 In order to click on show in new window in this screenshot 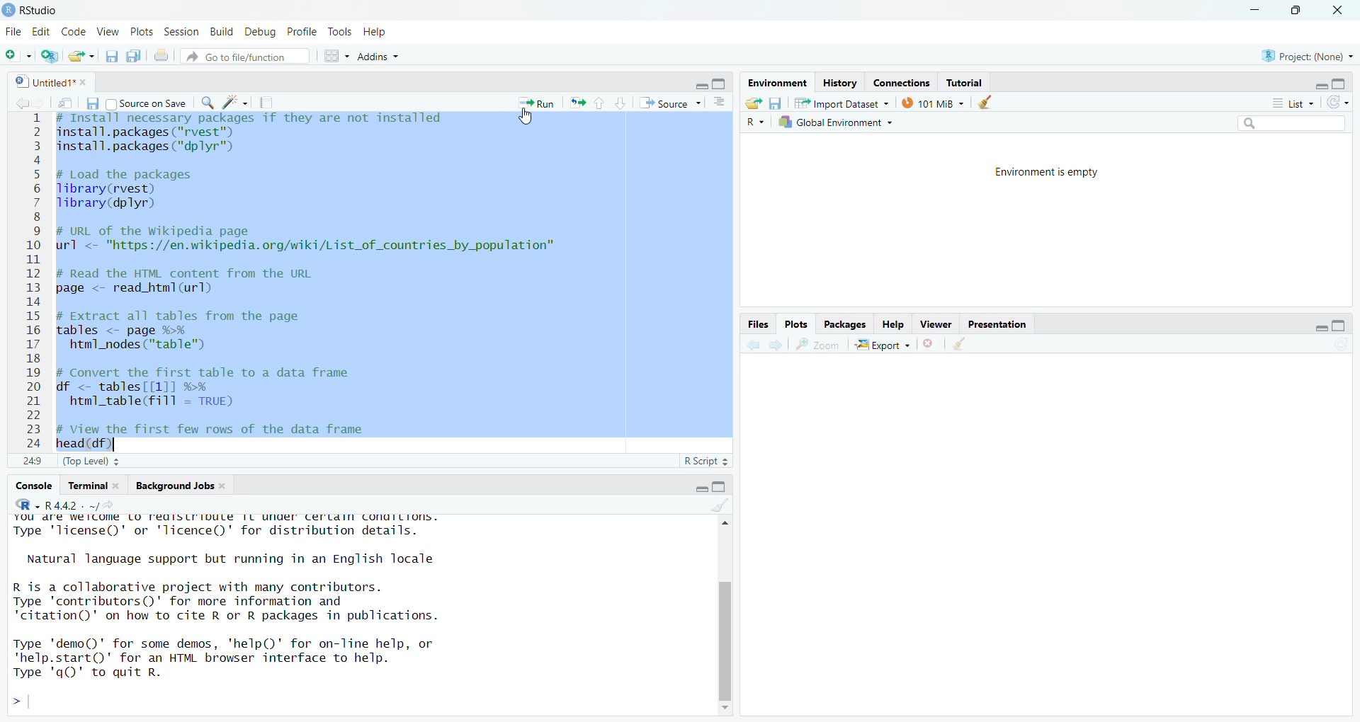, I will do `click(65, 103)`.